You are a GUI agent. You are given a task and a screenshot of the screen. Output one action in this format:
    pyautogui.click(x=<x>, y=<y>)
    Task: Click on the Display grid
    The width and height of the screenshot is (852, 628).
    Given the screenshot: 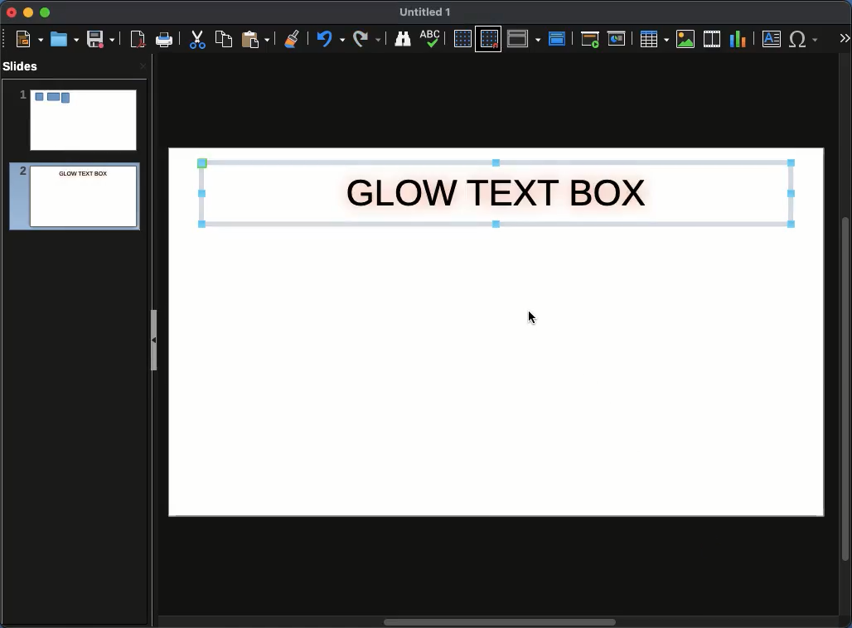 What is the action you would take?
    pyautogui.click(x=462, y=40)
    